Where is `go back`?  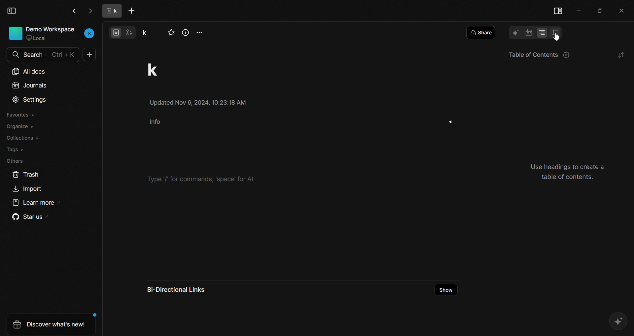 go back is located at coordinates (74, 11).